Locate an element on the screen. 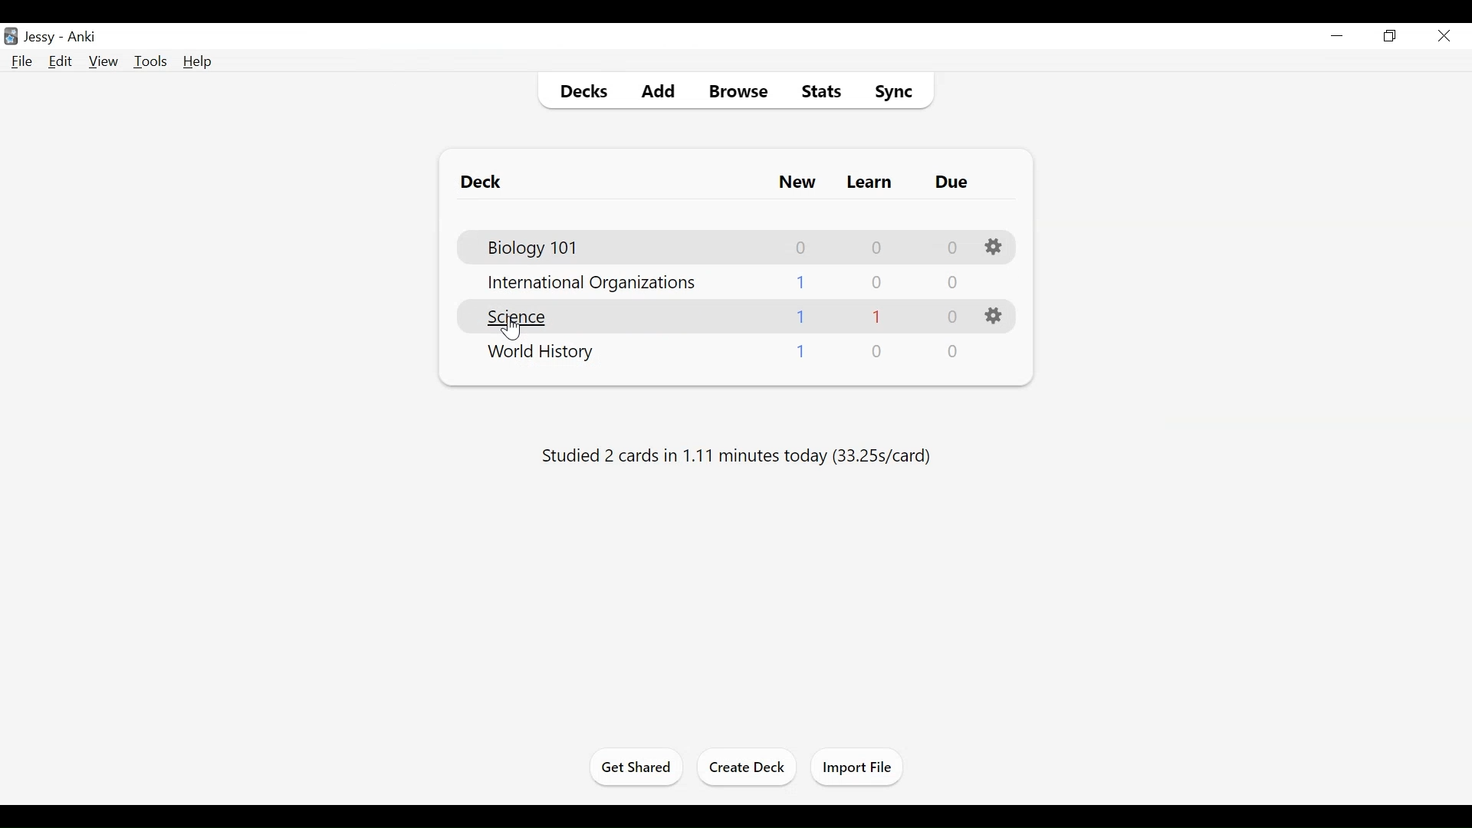 This screenshot has width=1472, height=828. File is located at coordinates (22, 62).